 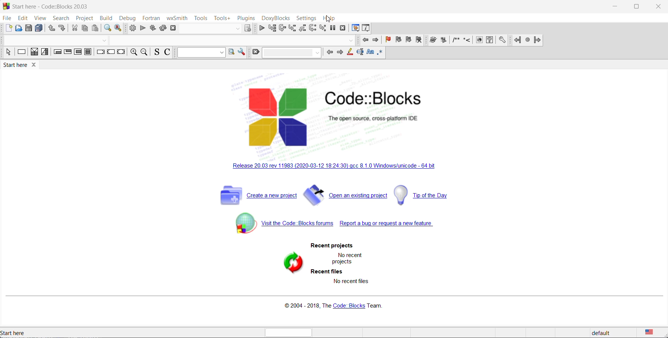 I want to click on counting loop, so click(x=78, y=53).